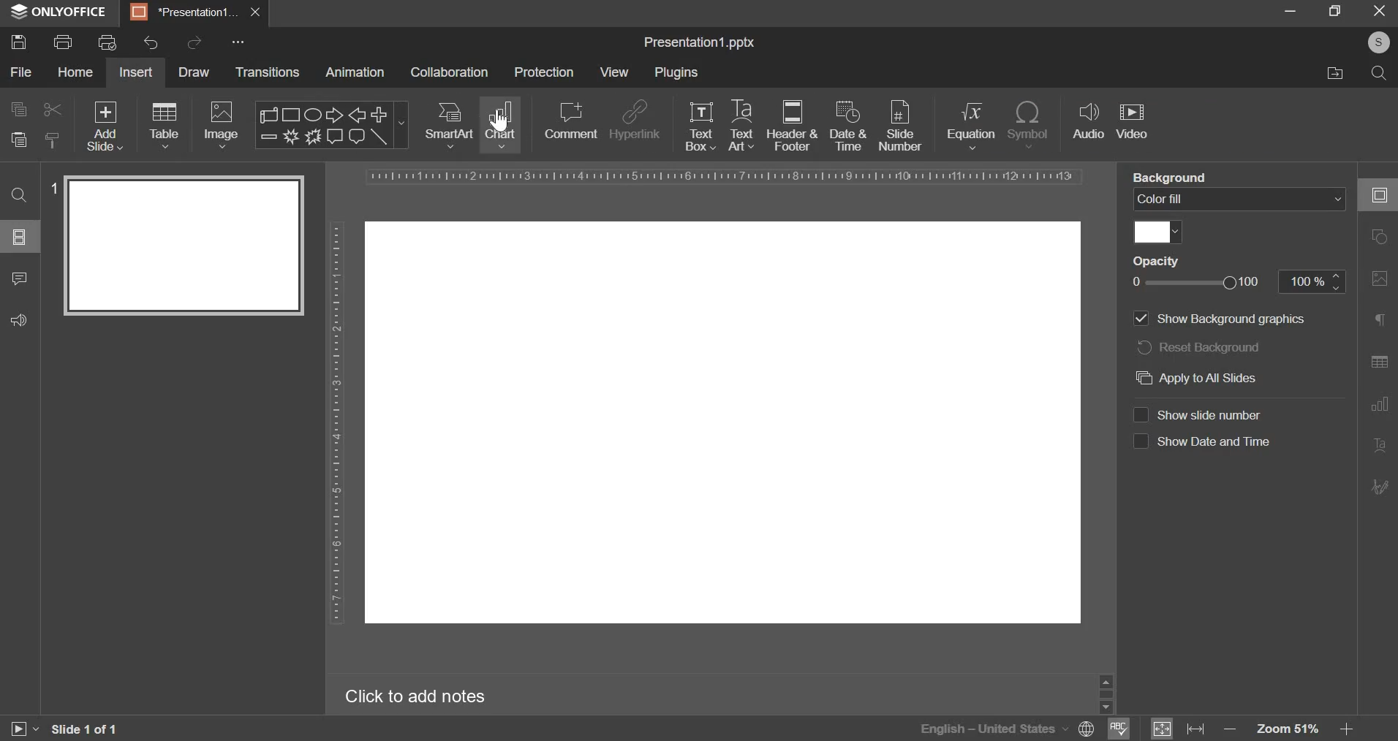  What do you see at coordinates (1122, 729) in the screenshot?
I see `spell check` at bounding box center [1122, 729].